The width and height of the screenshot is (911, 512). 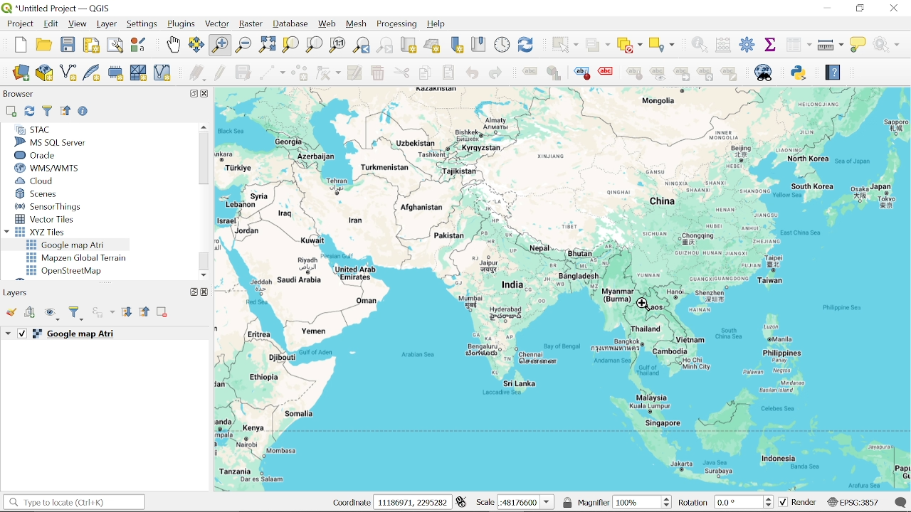 What do you see at coordinates (479, 44) in the screenshot?
I see `Show special bookmark` at bounding box center [479, 44].